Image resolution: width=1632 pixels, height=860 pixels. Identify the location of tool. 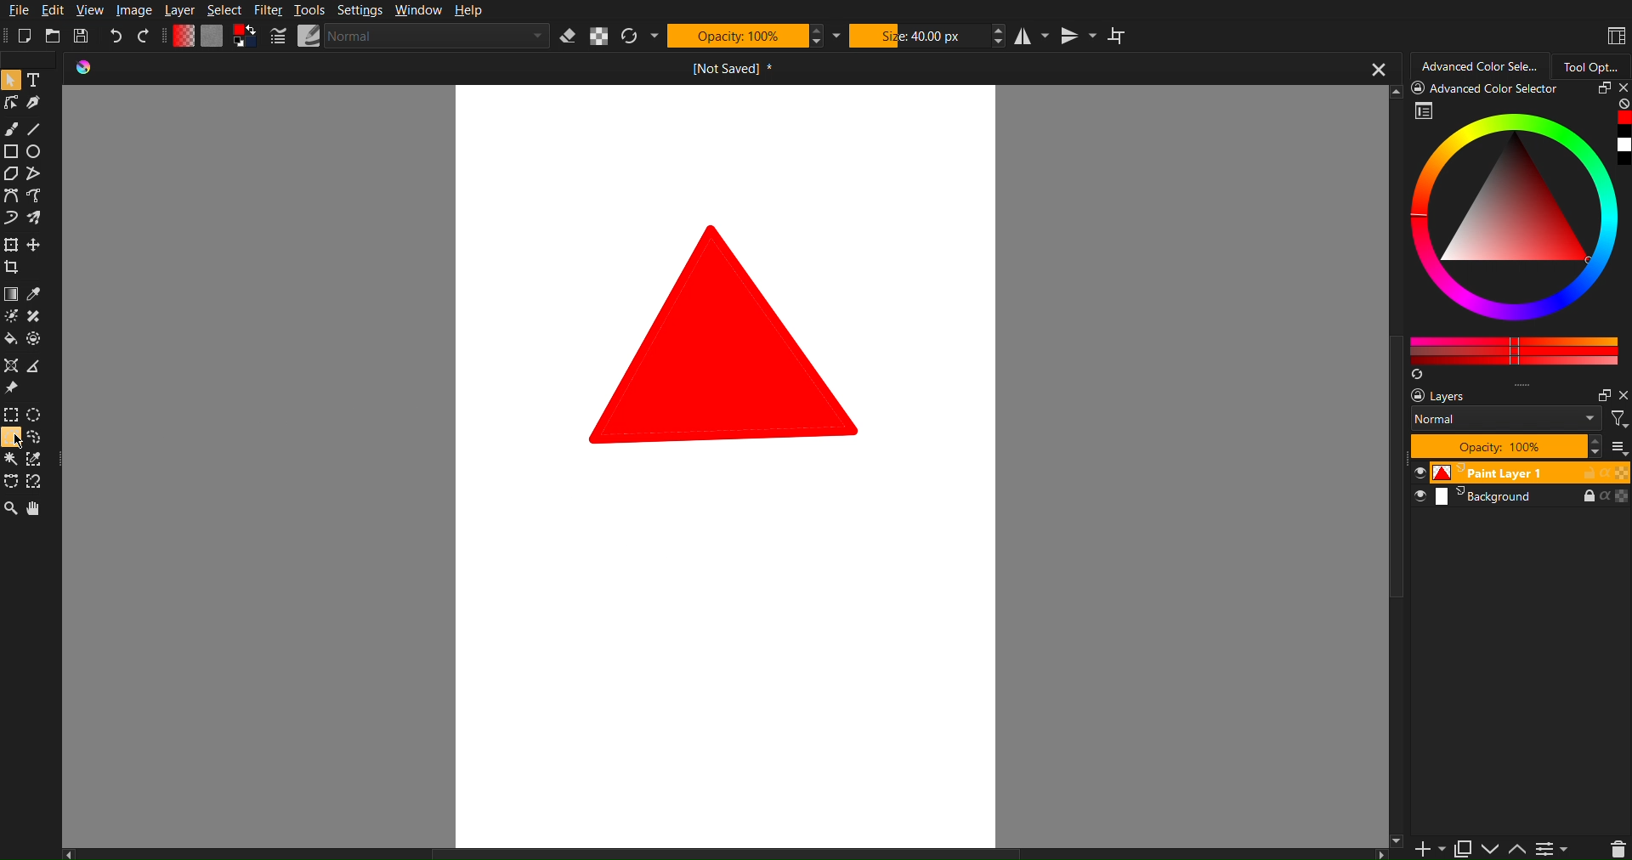
(37, 317).